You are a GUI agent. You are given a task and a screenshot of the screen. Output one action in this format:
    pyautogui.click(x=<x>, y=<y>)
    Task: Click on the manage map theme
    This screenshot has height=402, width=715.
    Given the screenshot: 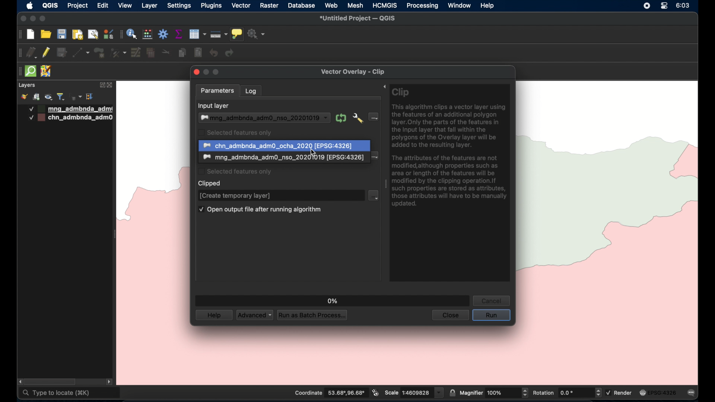 What is the action you would take?
    pyautogui.click(x=49, y=97)
    